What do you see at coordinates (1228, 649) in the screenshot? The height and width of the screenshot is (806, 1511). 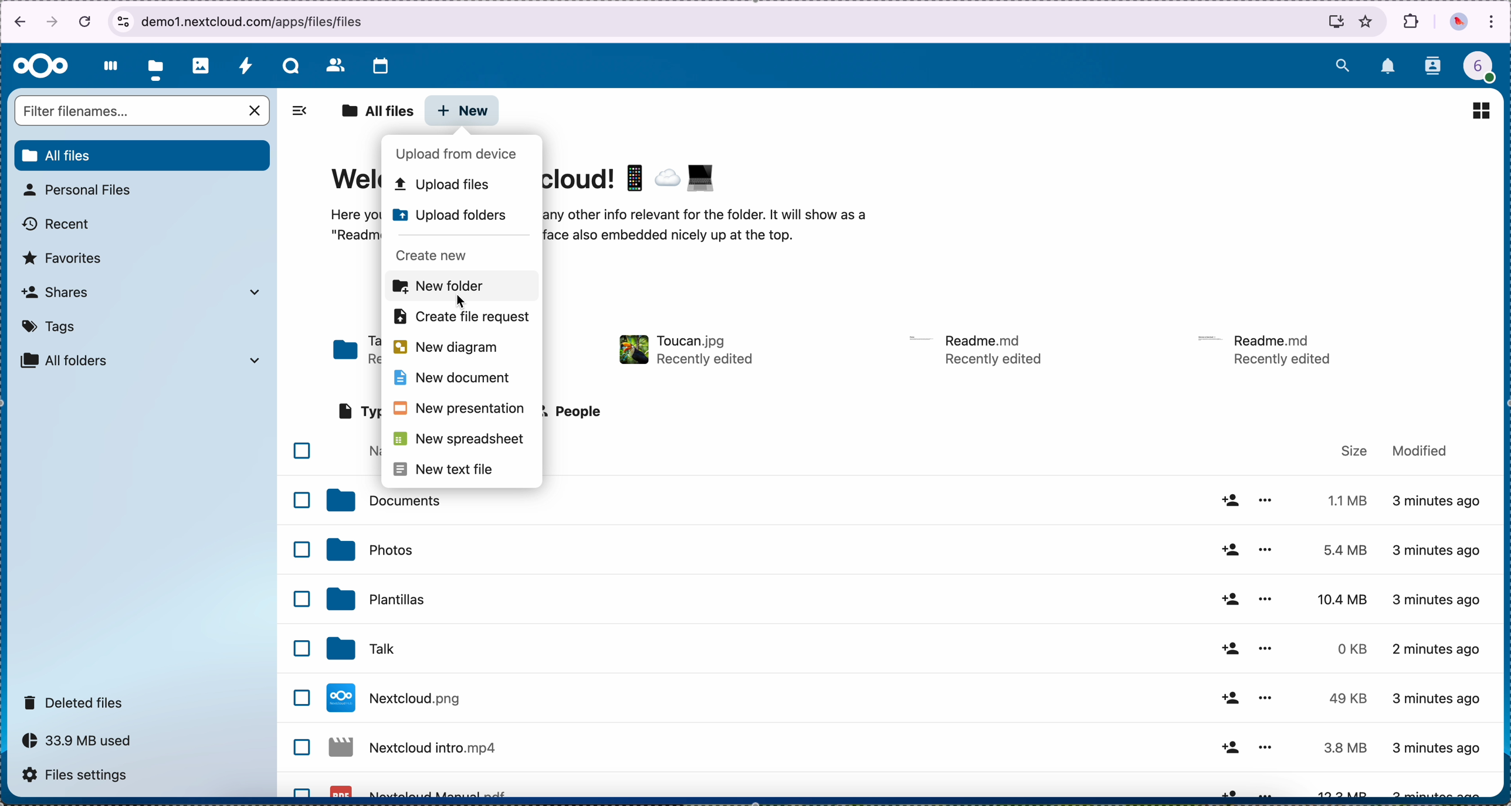 I see `share` at bounding box center [1228, 649].